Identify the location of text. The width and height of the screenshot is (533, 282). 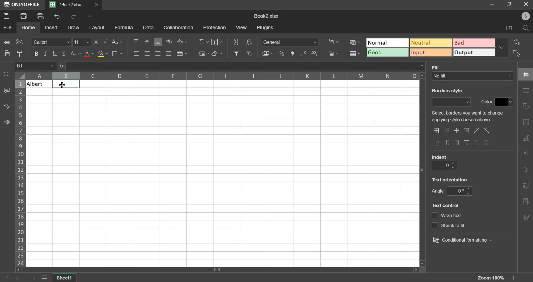
(448, 216).